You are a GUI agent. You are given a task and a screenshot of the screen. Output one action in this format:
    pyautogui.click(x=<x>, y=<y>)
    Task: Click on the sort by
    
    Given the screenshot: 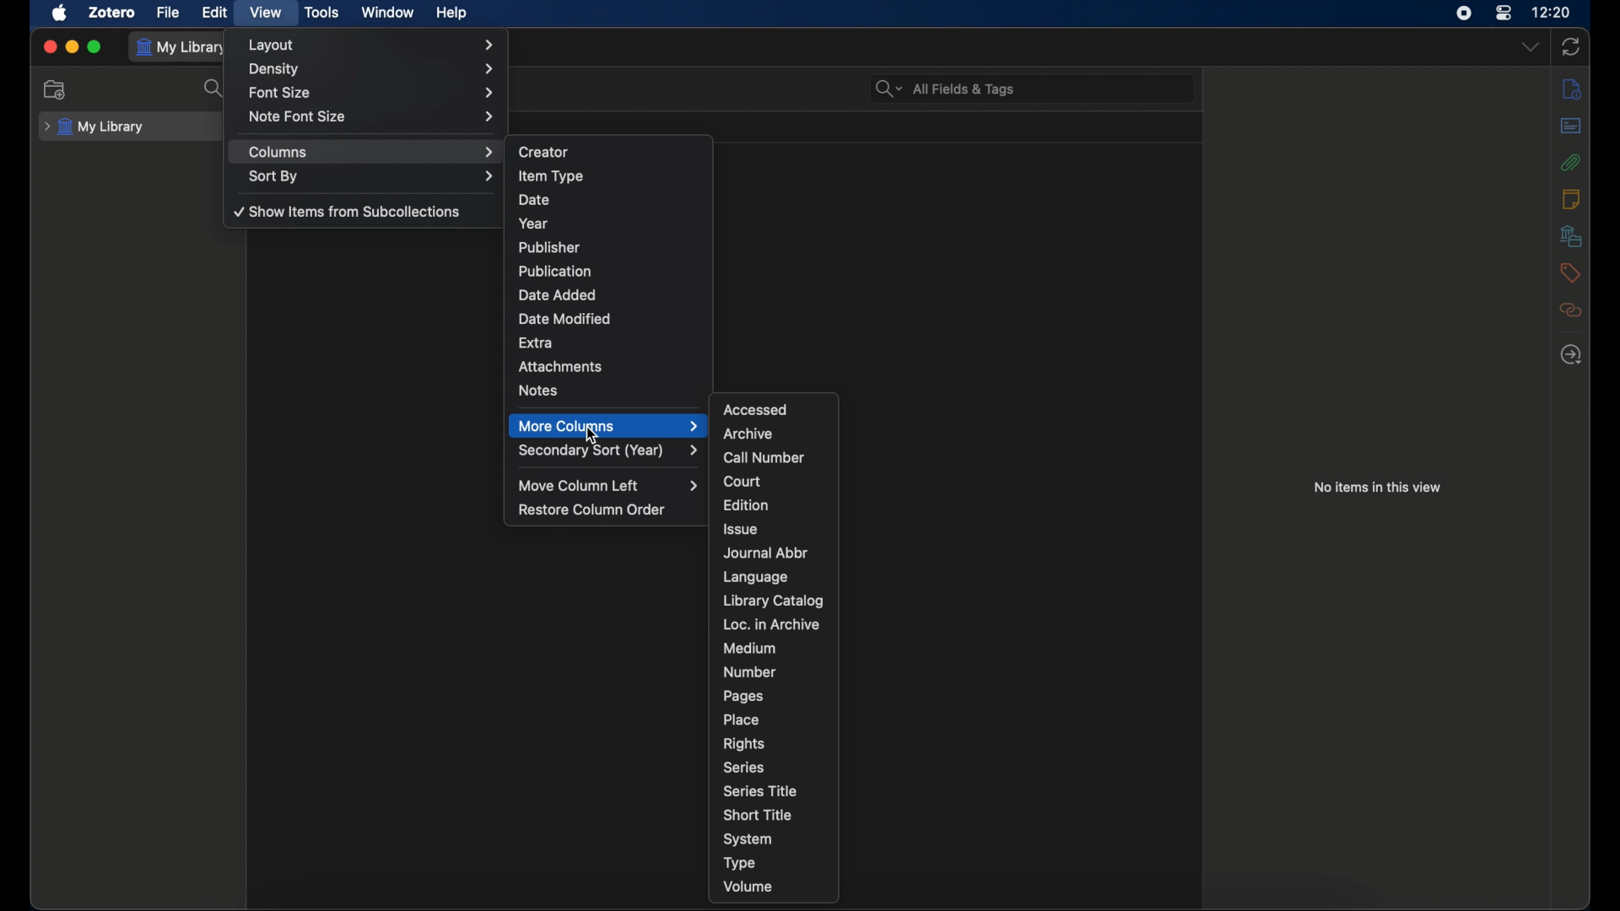 What is the action you would take?
    pyautogui.click(x=371, y=176)
    